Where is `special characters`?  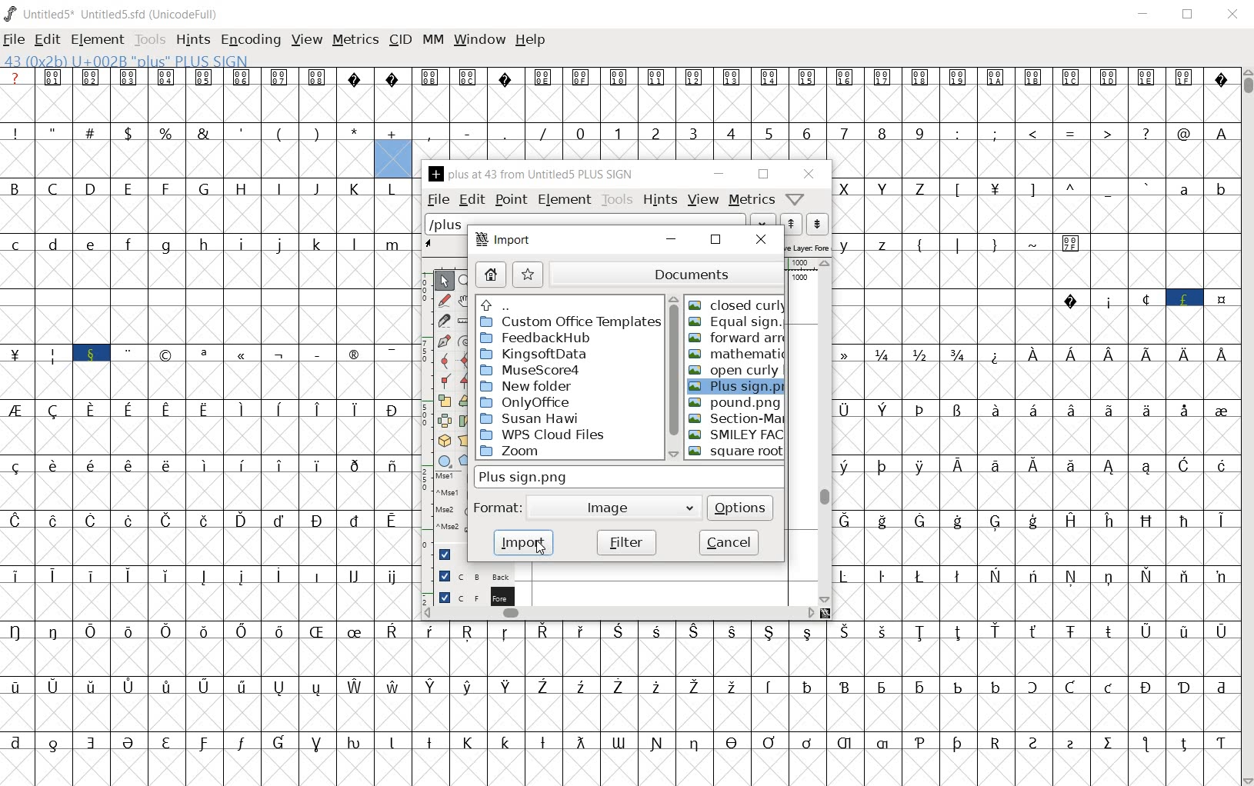
special characters is located at coordinates (996, 261).